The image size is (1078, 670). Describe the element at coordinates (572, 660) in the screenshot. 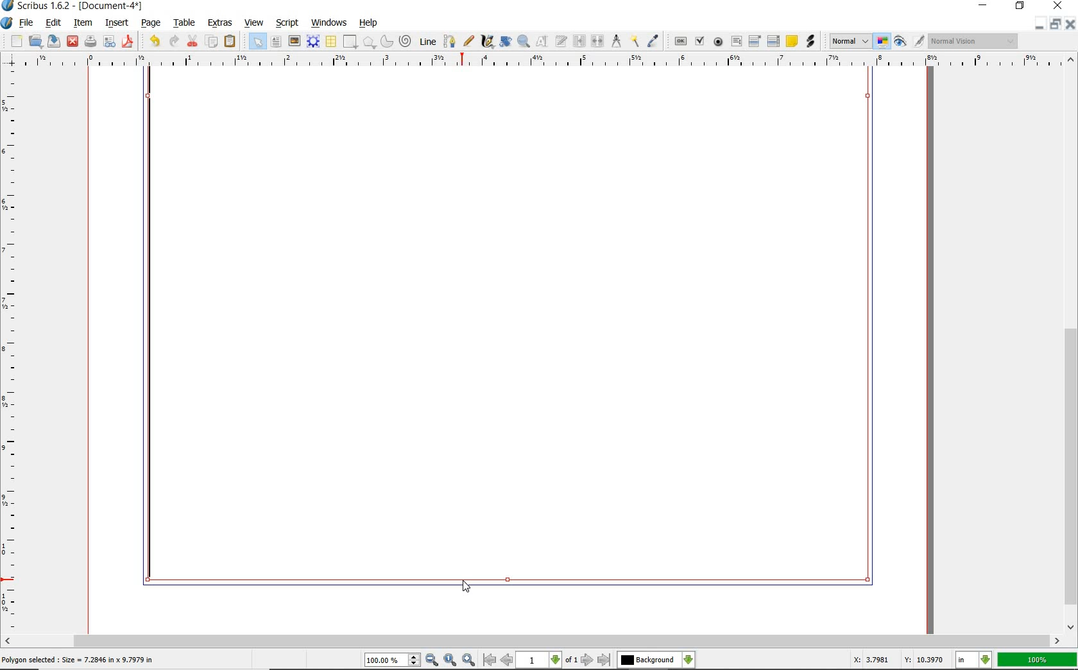

I see `of 1` at that location.